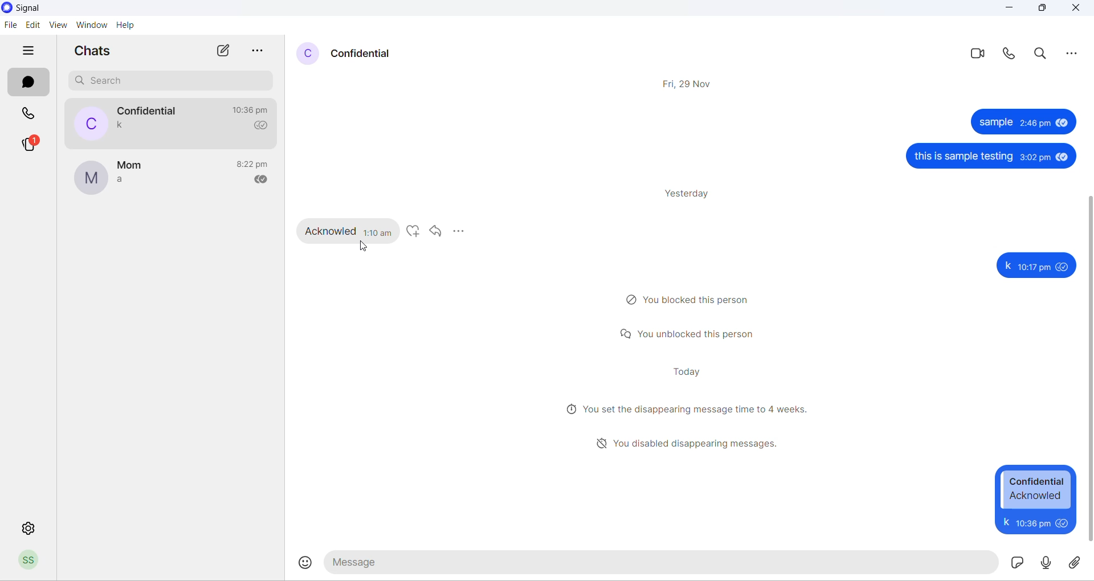  What do you see at coordinates (1087, 369) in the screenshot?
I see `scroll bar` at bounding box center [1087, 369].